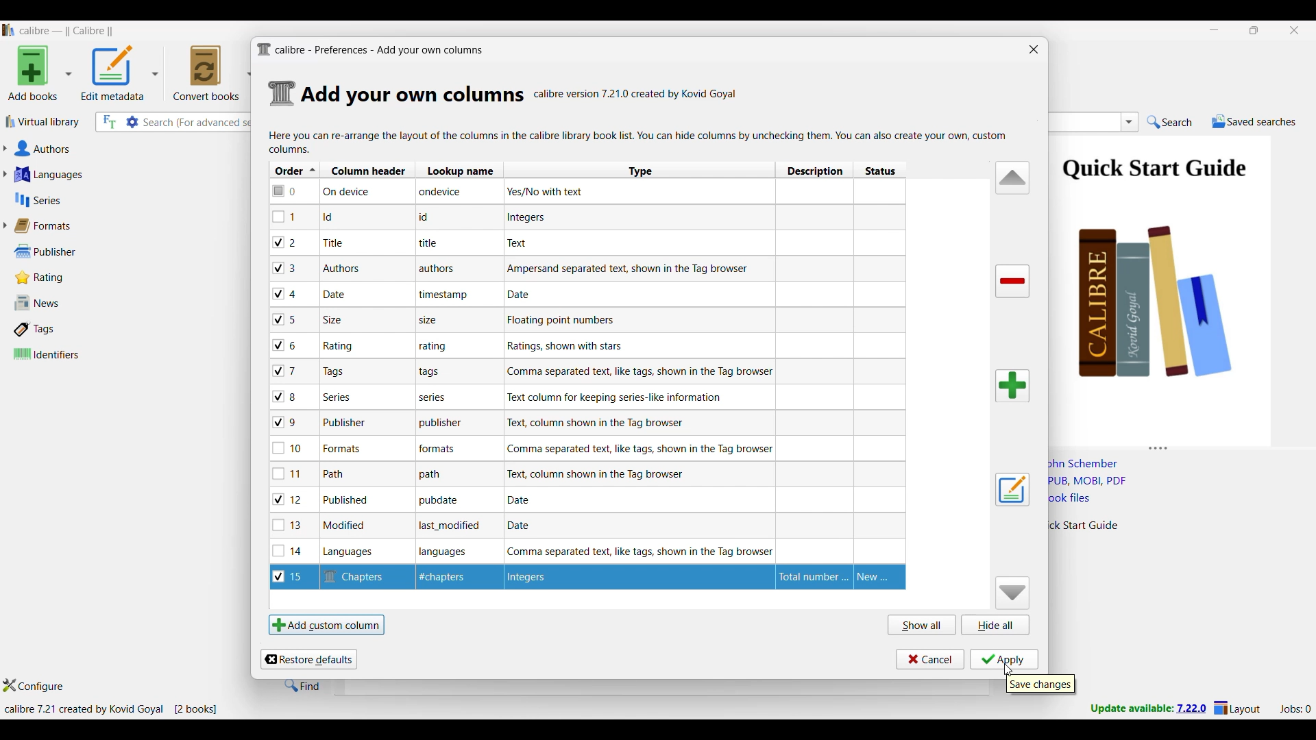 The height and width of the screenshot is (740, 1316). Describe the element at coordinates (132, 122) in the screenshot. I see `Advanced search` at that location.